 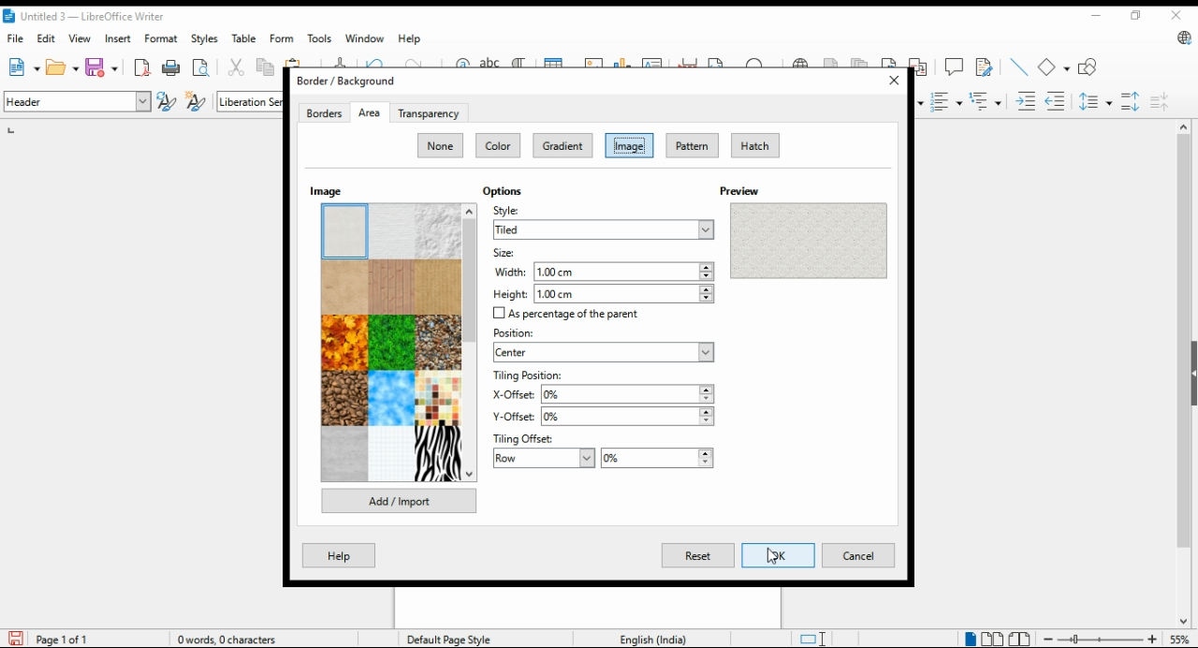 I want to click on insert page break, so click(x=690, y=62).